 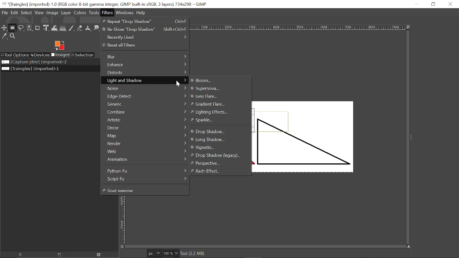 What do you see at coordinates (210, 97) in the screenshot?
I see `Lens Flare` at bounding box center [210, 97].